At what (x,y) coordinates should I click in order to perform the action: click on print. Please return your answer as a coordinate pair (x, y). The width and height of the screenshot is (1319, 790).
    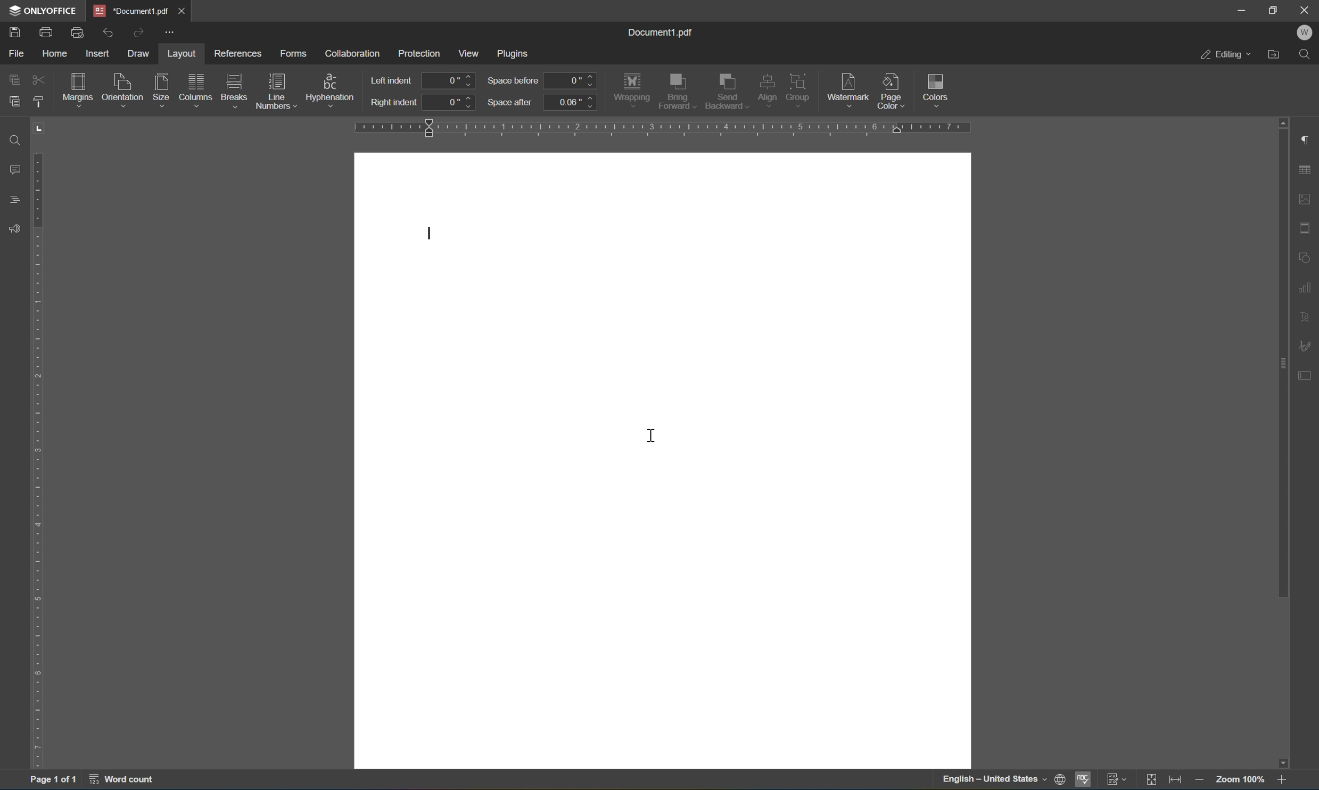
    Looking at the image, I should click on (46, 30).